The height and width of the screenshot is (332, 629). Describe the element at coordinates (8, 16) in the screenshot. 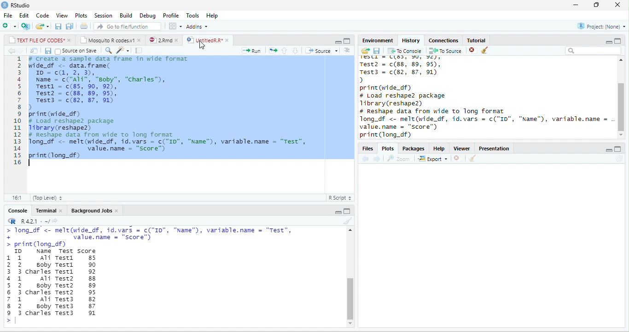

I see `File` at that location.